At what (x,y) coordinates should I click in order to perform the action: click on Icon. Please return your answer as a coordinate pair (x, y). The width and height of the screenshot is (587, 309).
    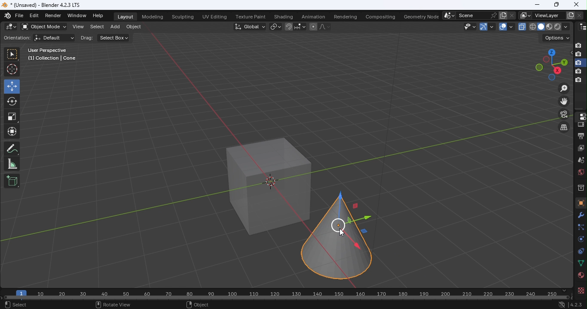
    Looking at the image, I should click on (8, 15).